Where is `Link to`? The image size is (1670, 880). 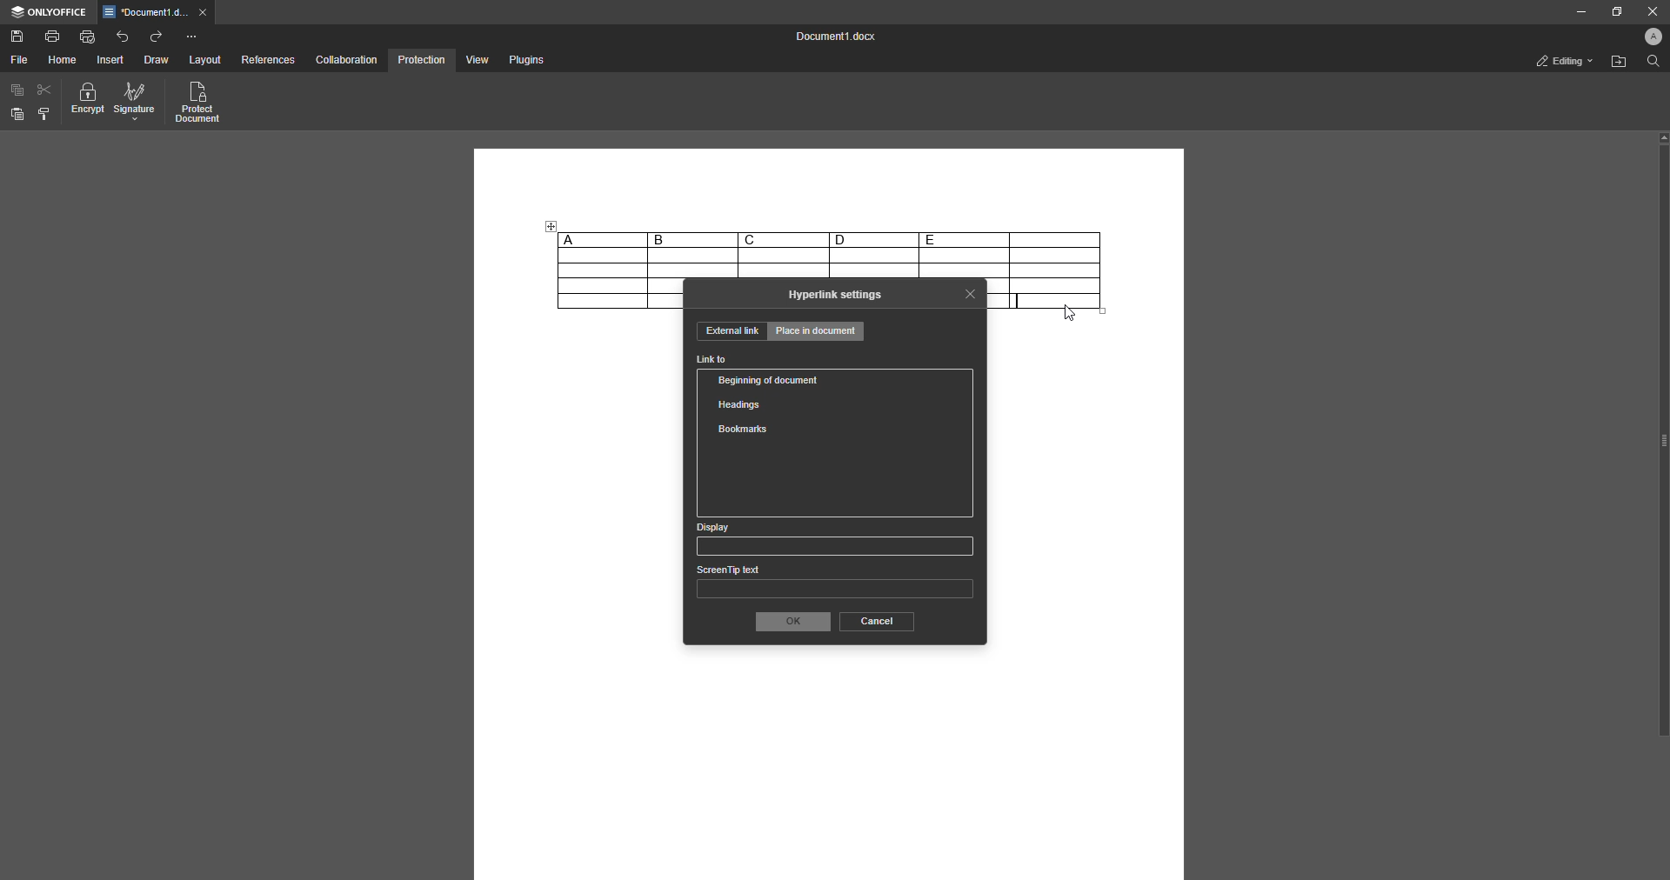 Link to is located at coordinates (712, 360).